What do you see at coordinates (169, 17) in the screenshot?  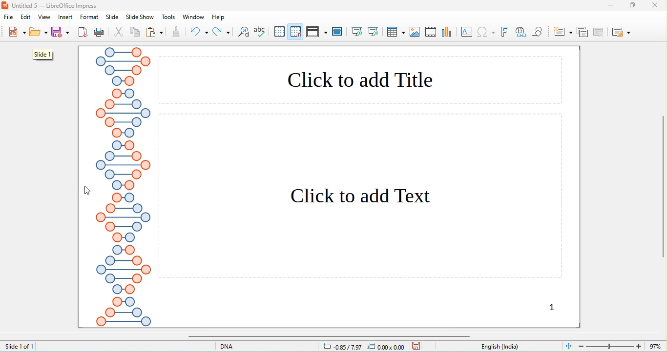 I see `tools` at bounding box center [169, 17].